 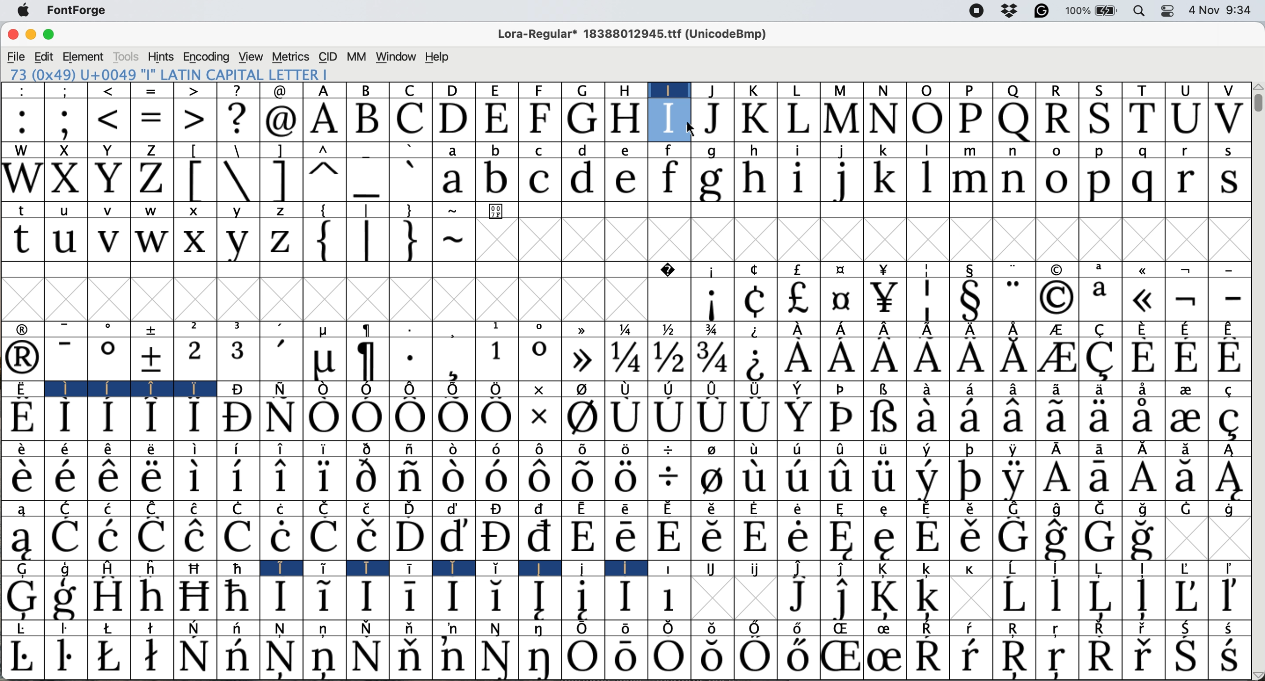 What do you see at coordinates (713, 389) in the screenshot?
I see `symbol` at bounding box center [713, 389].